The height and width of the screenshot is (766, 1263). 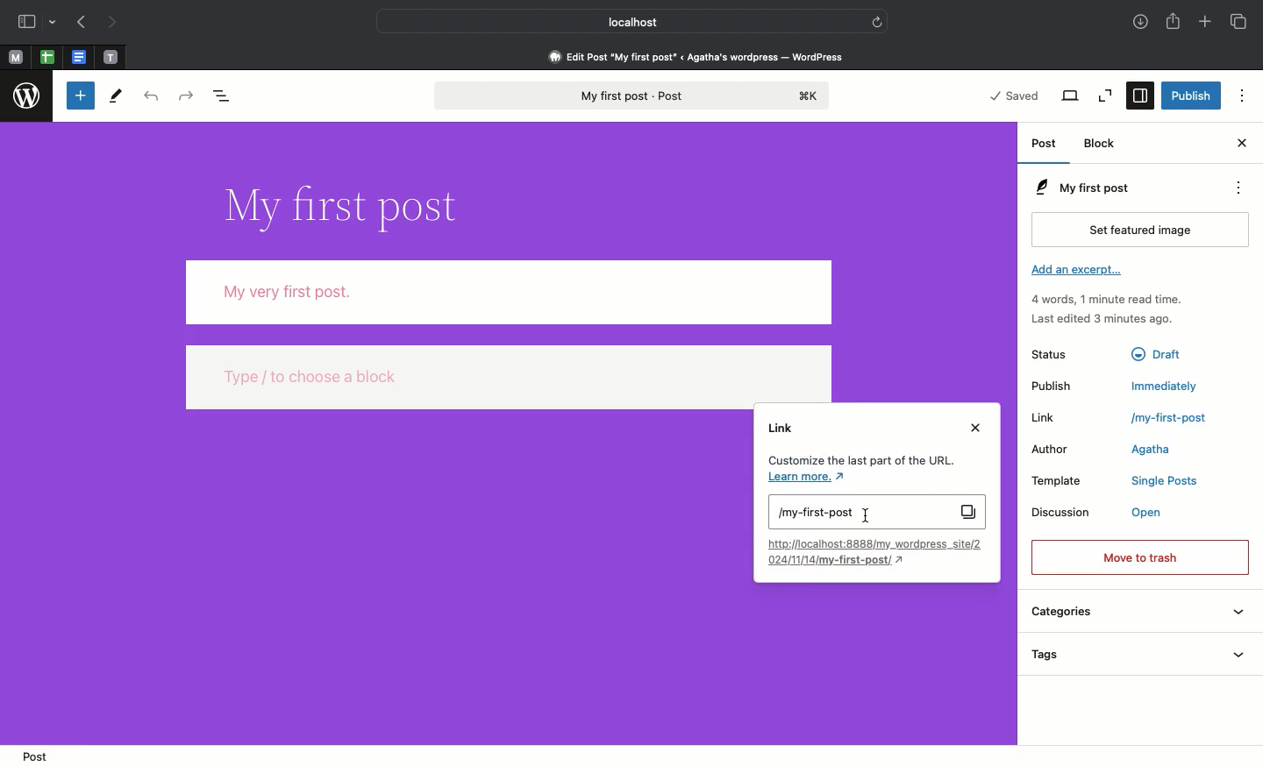 What do you see at coordinates (1140, 22) in the screenshot?
I see `Downloads` at bounding box center [1140, 22].